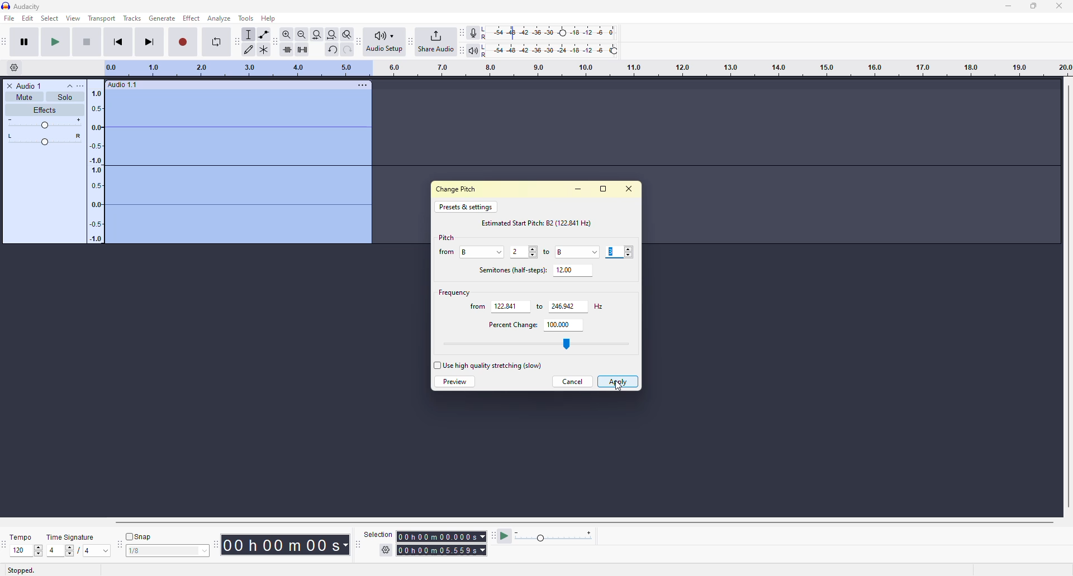 This screenshot has height=576, width=1073. I want to click on analyze, so click(220, 18).